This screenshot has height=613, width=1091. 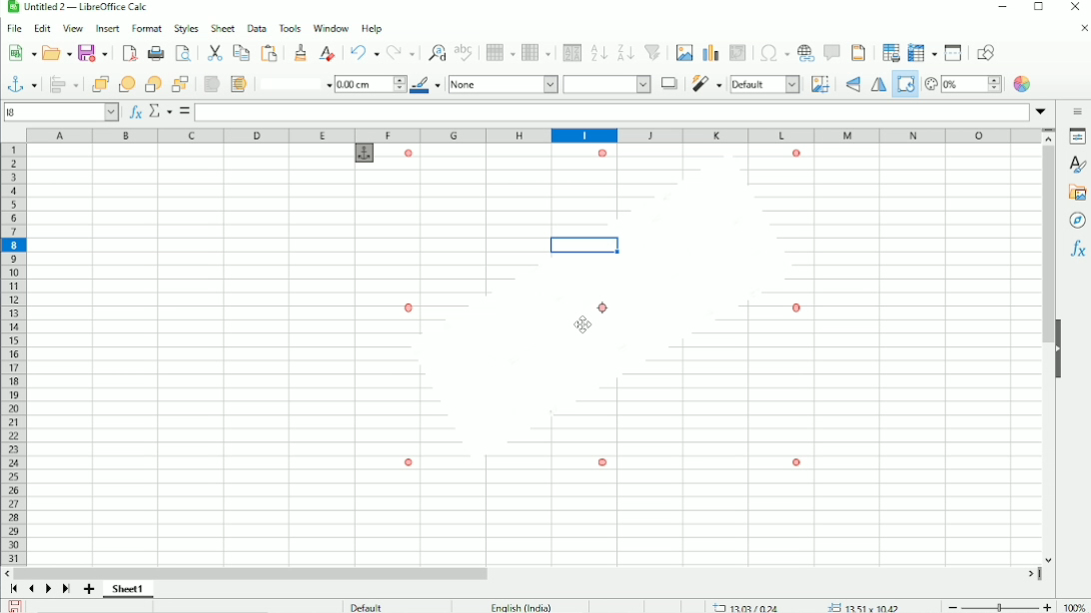 What do you see at coordinates (654, 53) in the screenshot?
I see `Autofilter` at bounding box center [654, 53].